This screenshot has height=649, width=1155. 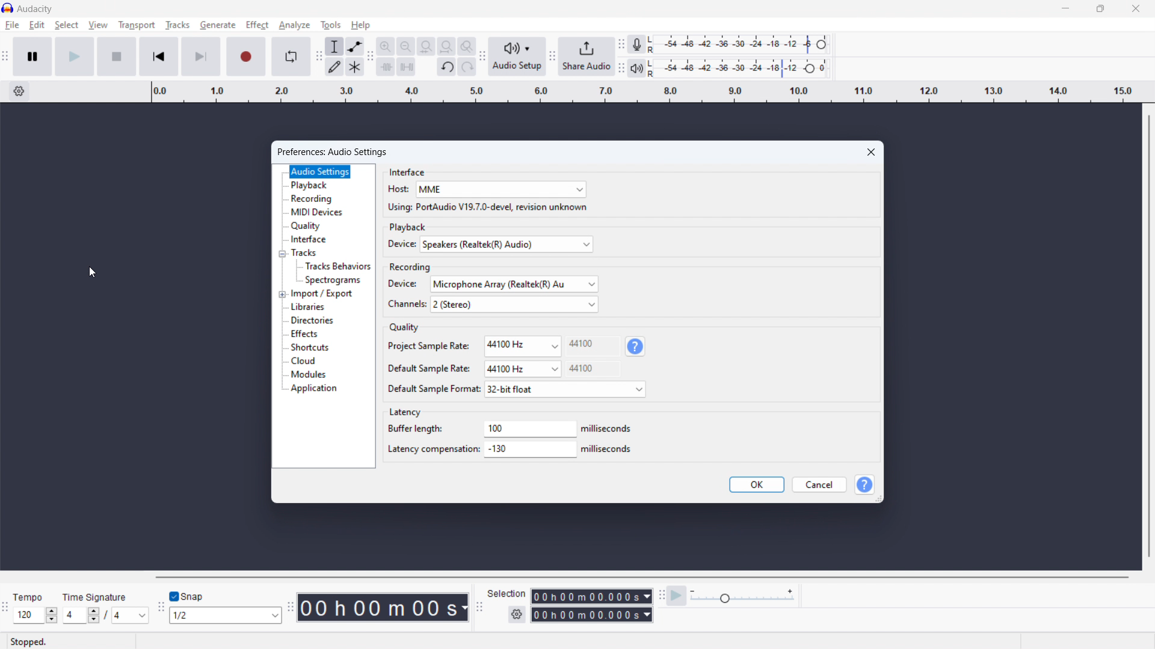 I want to click on transport, so click(x=137, y=25).